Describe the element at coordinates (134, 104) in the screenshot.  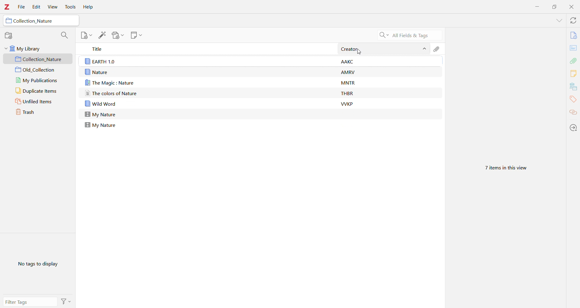
I see `Wild Word` at that location.